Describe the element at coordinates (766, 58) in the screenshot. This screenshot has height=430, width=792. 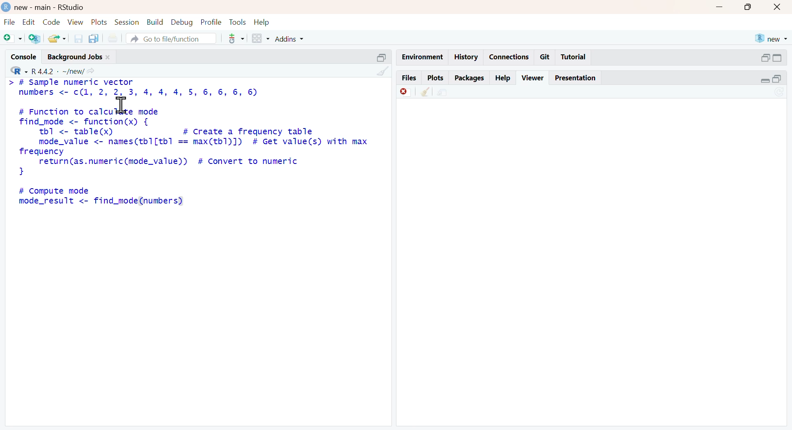
I see `open in separate window` at that location.